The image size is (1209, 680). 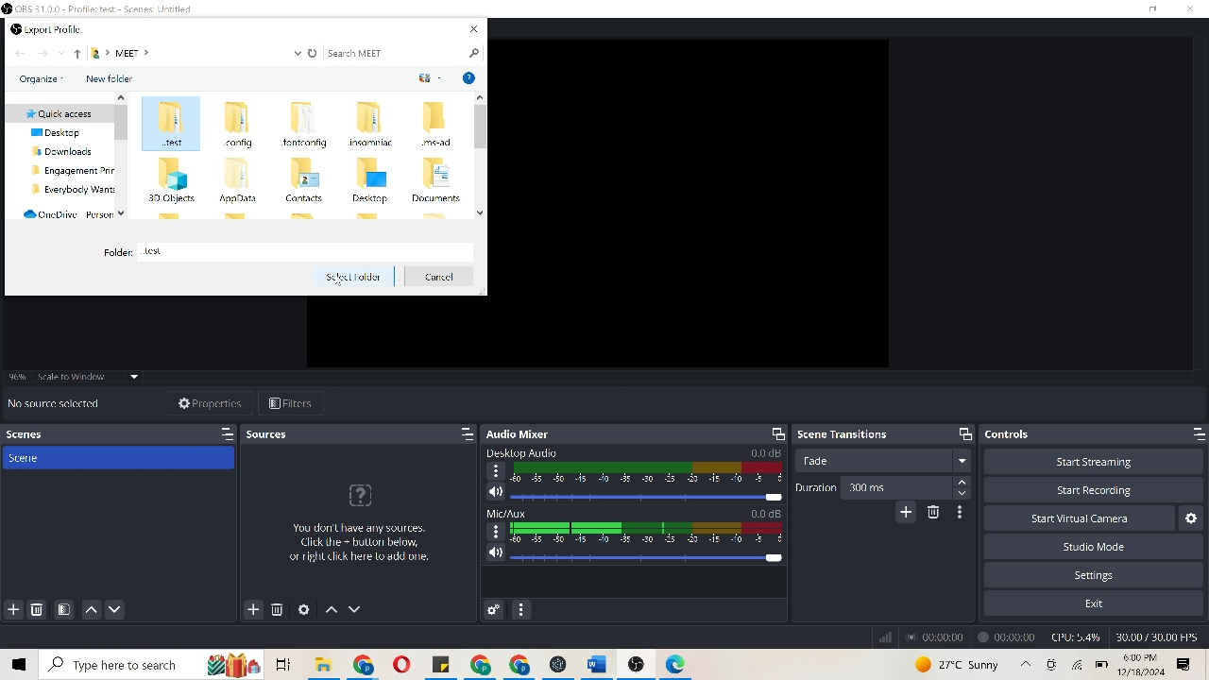 I want to click on 300 ms, so click(x=911, y=488).